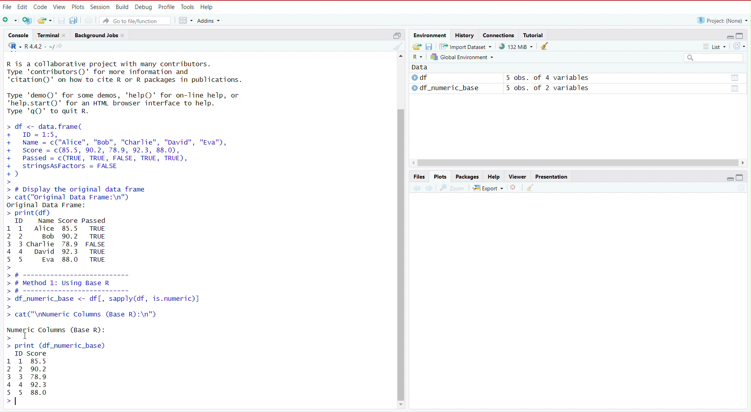  I want to click on maximize, so click(743, 34).